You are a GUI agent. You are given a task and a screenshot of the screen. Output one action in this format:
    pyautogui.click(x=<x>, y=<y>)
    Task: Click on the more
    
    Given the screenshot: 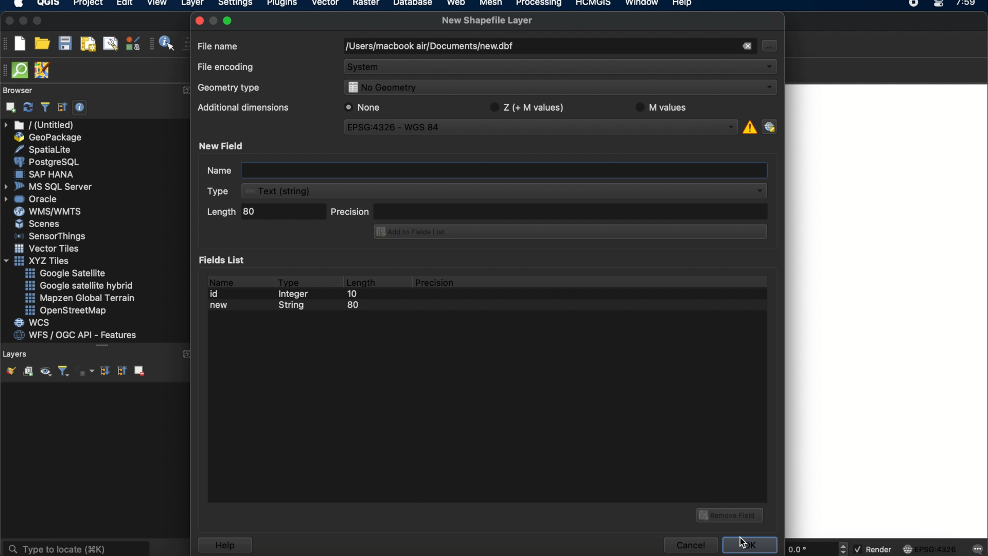 What is the action you would take?
    pyautogui.click(x=101, y=346)
    